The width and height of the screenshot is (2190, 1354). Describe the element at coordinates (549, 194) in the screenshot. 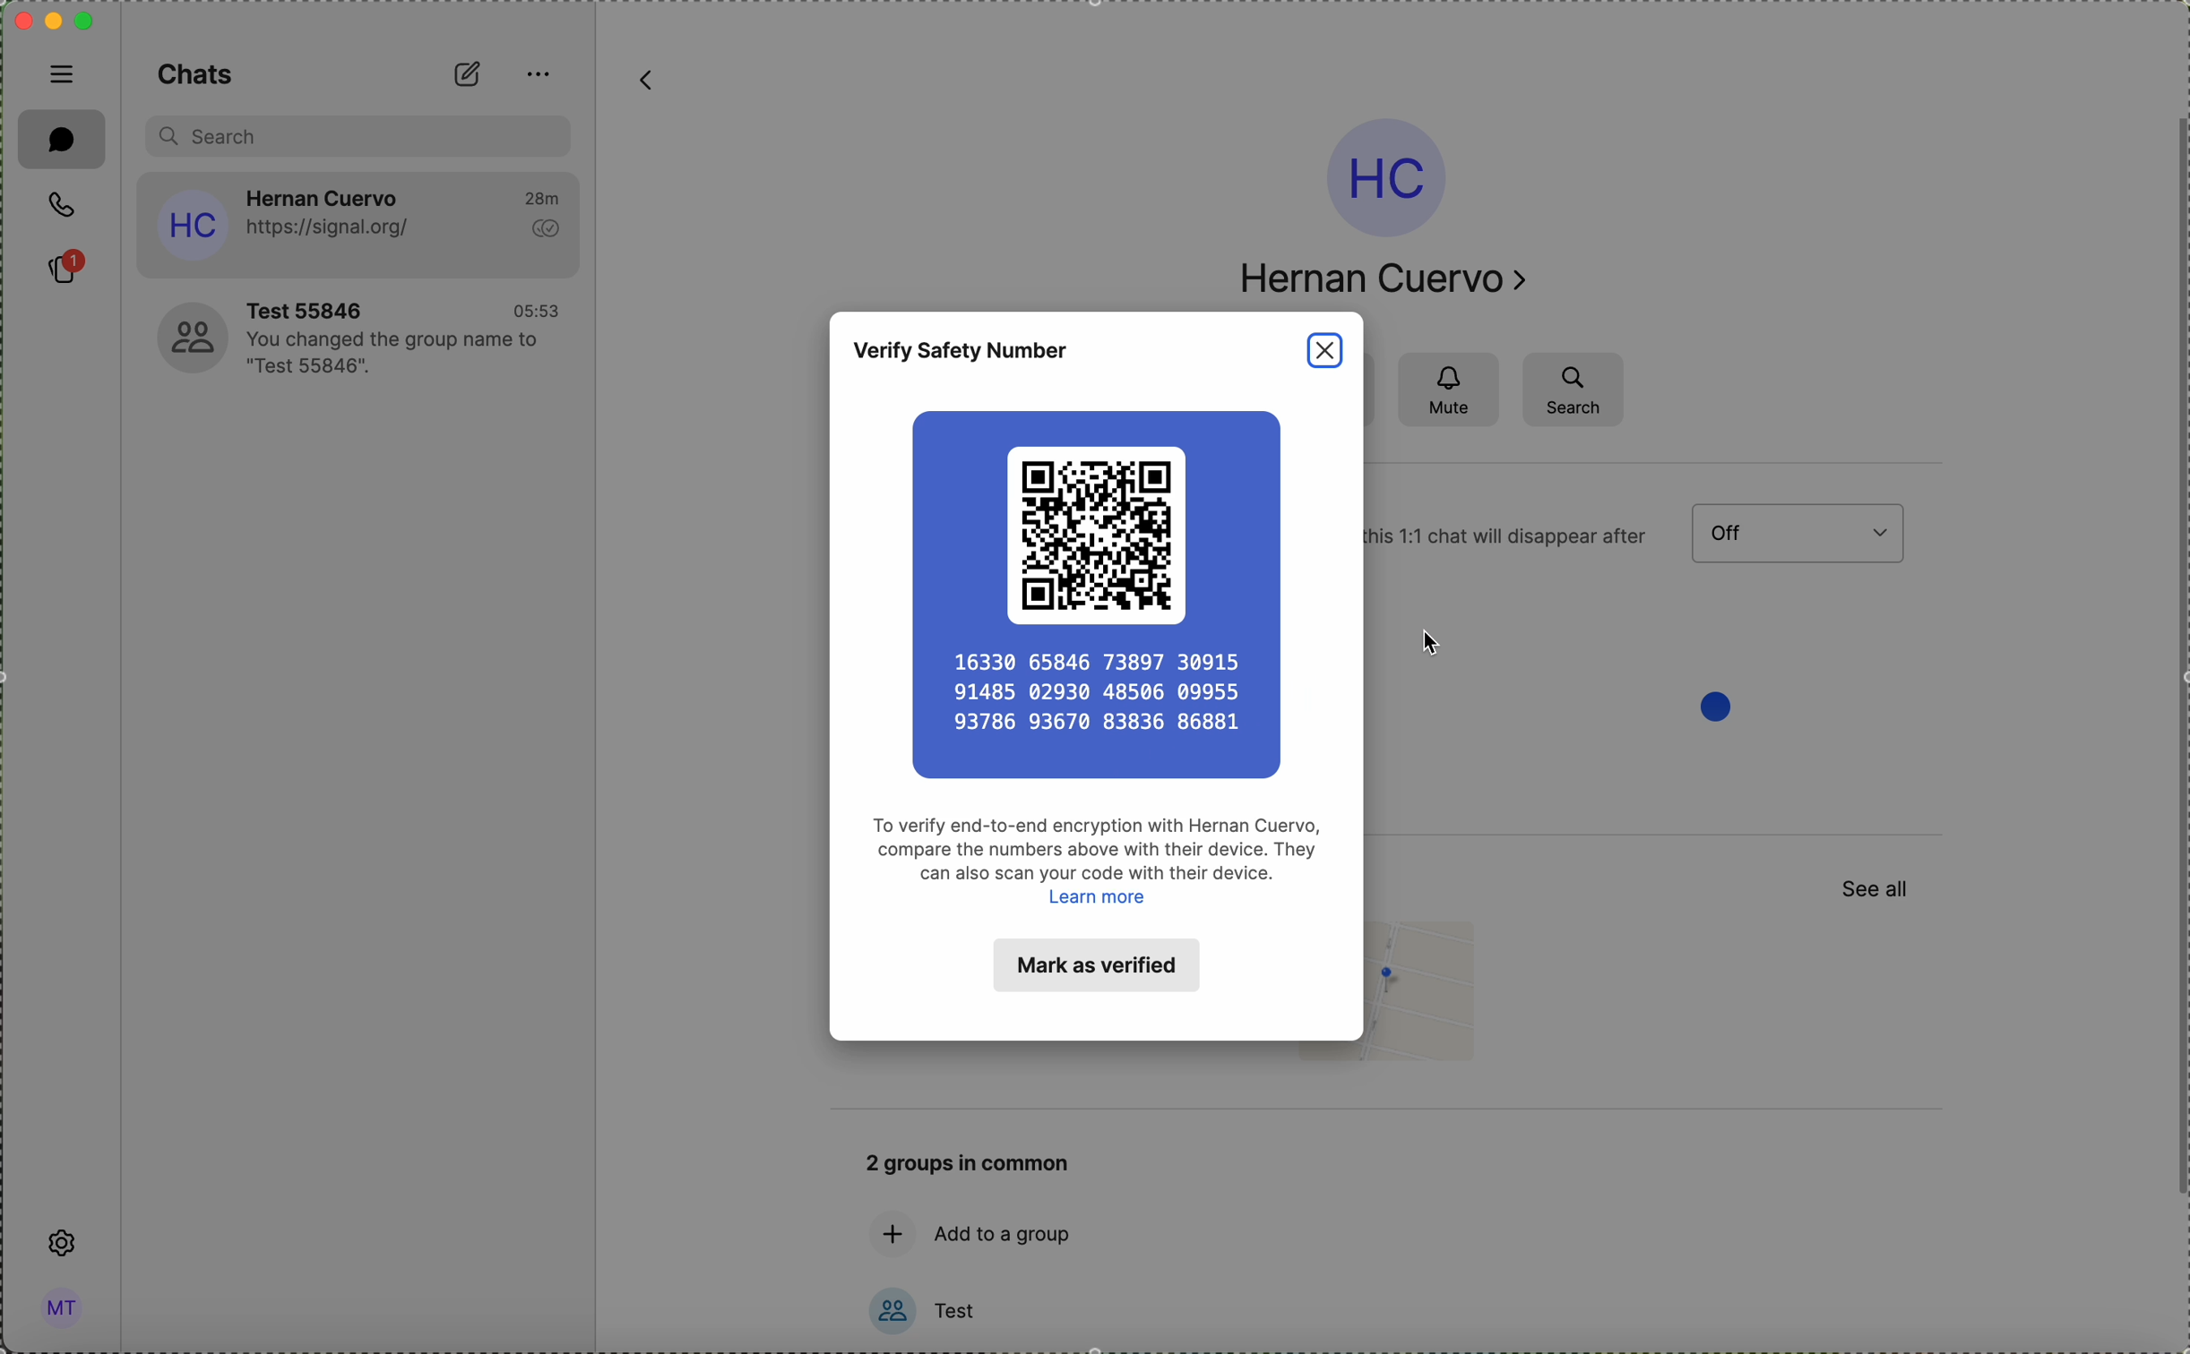

I see `28m` at that location.